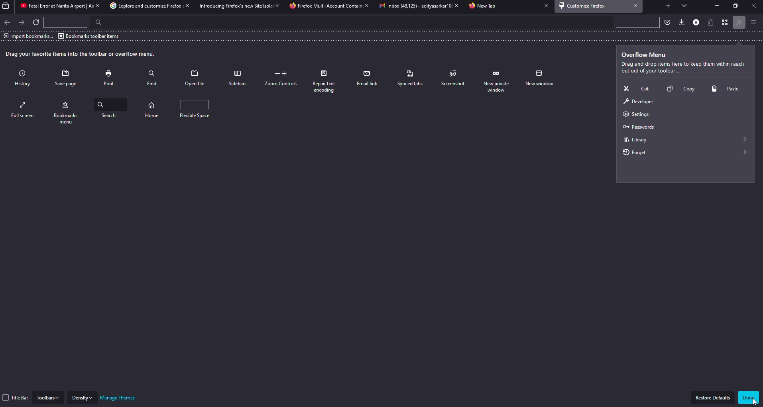  I want to click on private window, so click(539, 78).